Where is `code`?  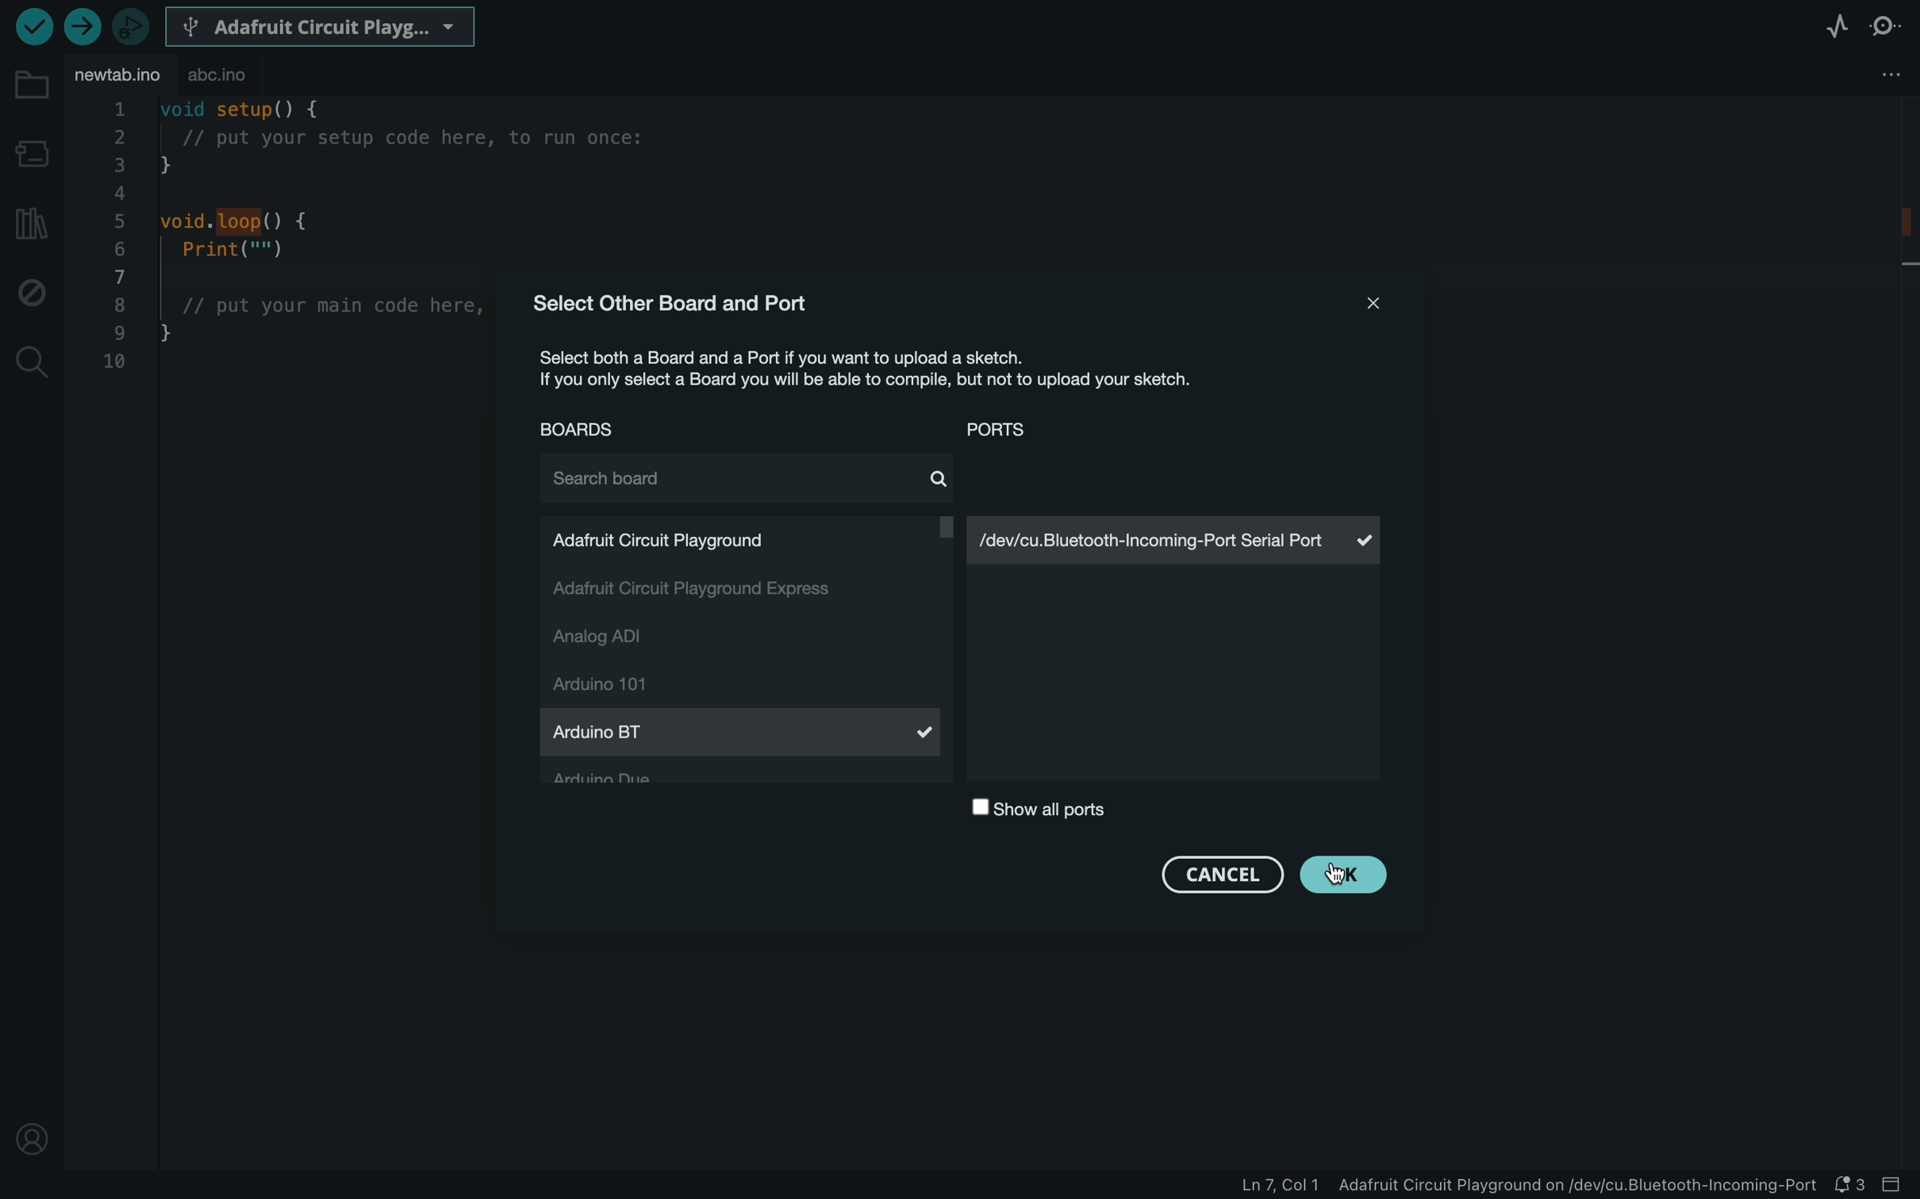
code is located at coordinates (295, 244).